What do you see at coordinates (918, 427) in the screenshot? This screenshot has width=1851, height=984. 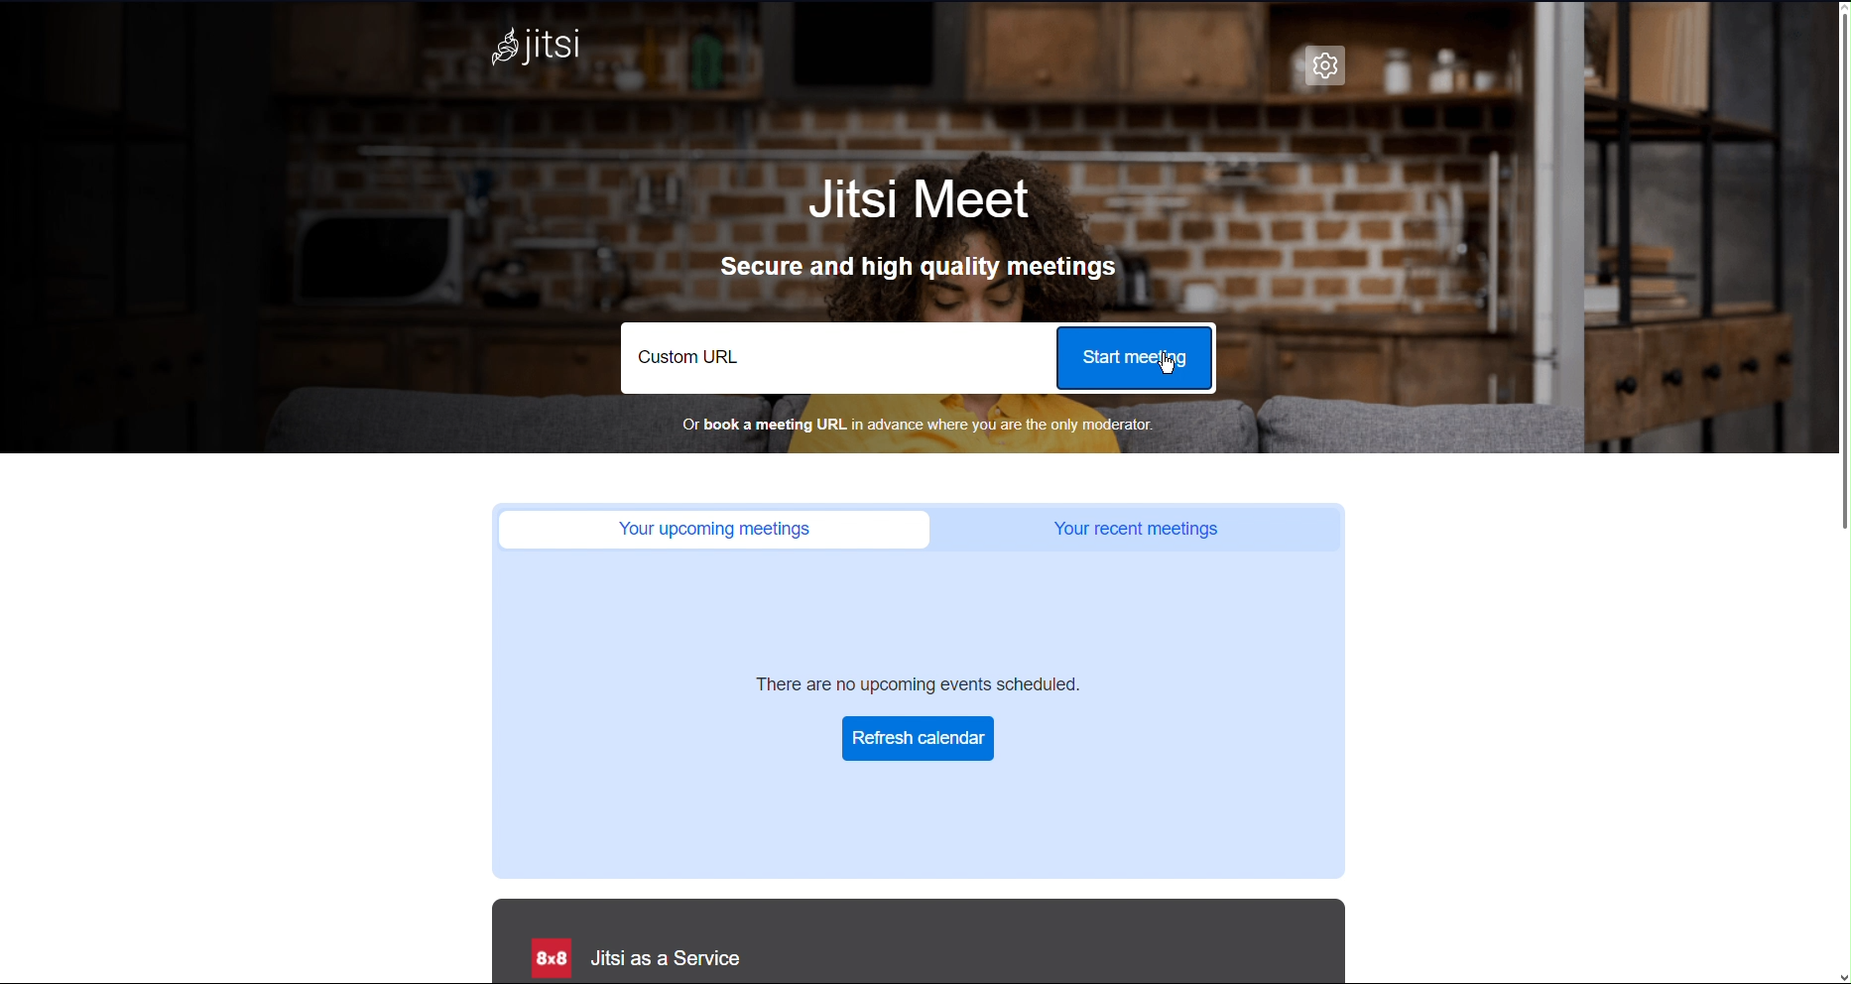 I see `Book a meeting URL in advance where you are the only moderator` at bounding box center [918, 427].